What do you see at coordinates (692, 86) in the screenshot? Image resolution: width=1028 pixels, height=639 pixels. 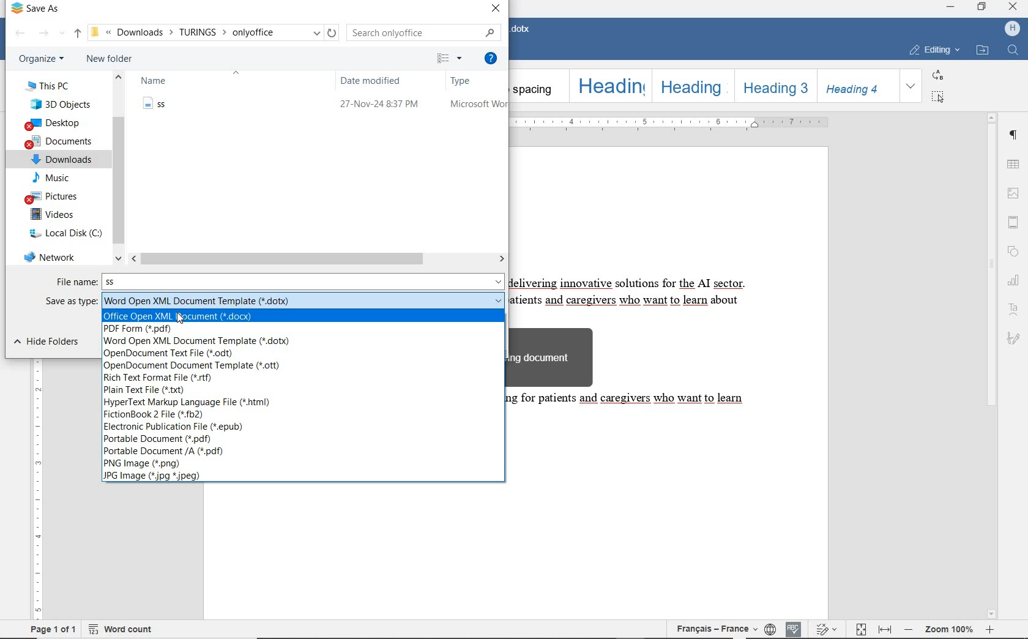 I see `HEADING 2` at bounding box center [692, 86].